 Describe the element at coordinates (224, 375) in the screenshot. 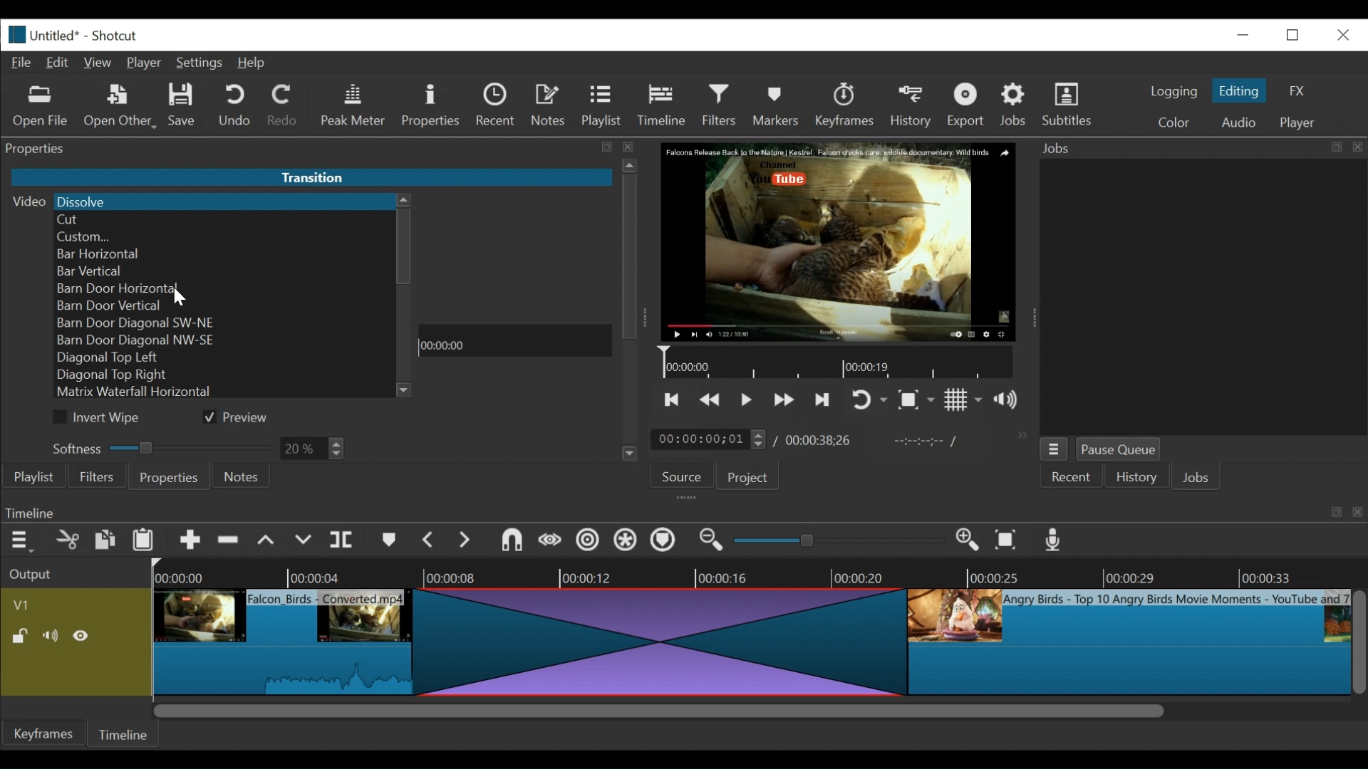

I see `Diagonal Top Right` at that location.